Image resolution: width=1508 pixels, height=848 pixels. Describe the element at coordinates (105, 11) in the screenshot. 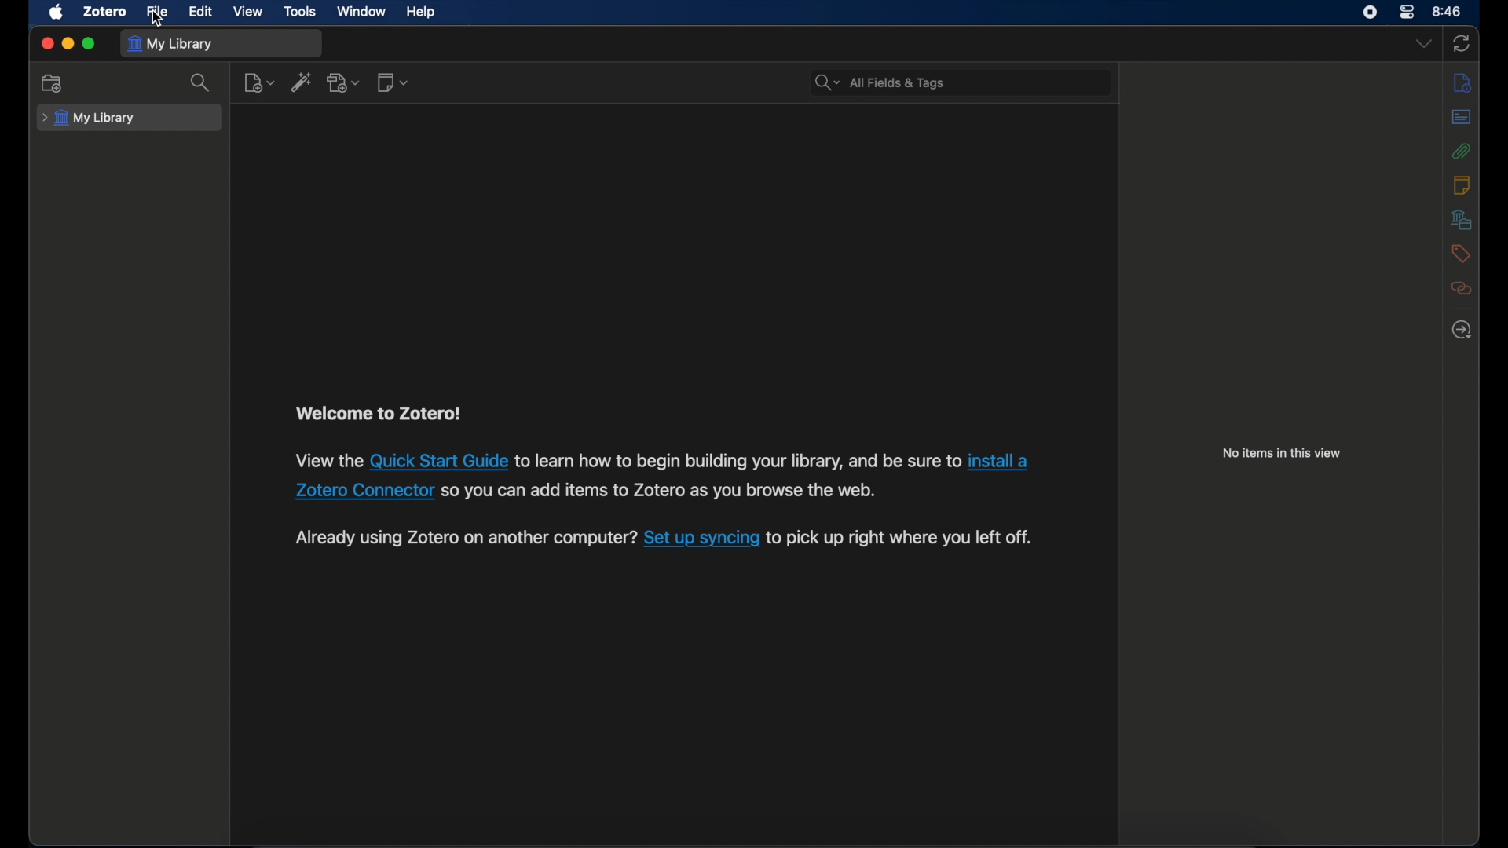

I see `zotero` at that location.